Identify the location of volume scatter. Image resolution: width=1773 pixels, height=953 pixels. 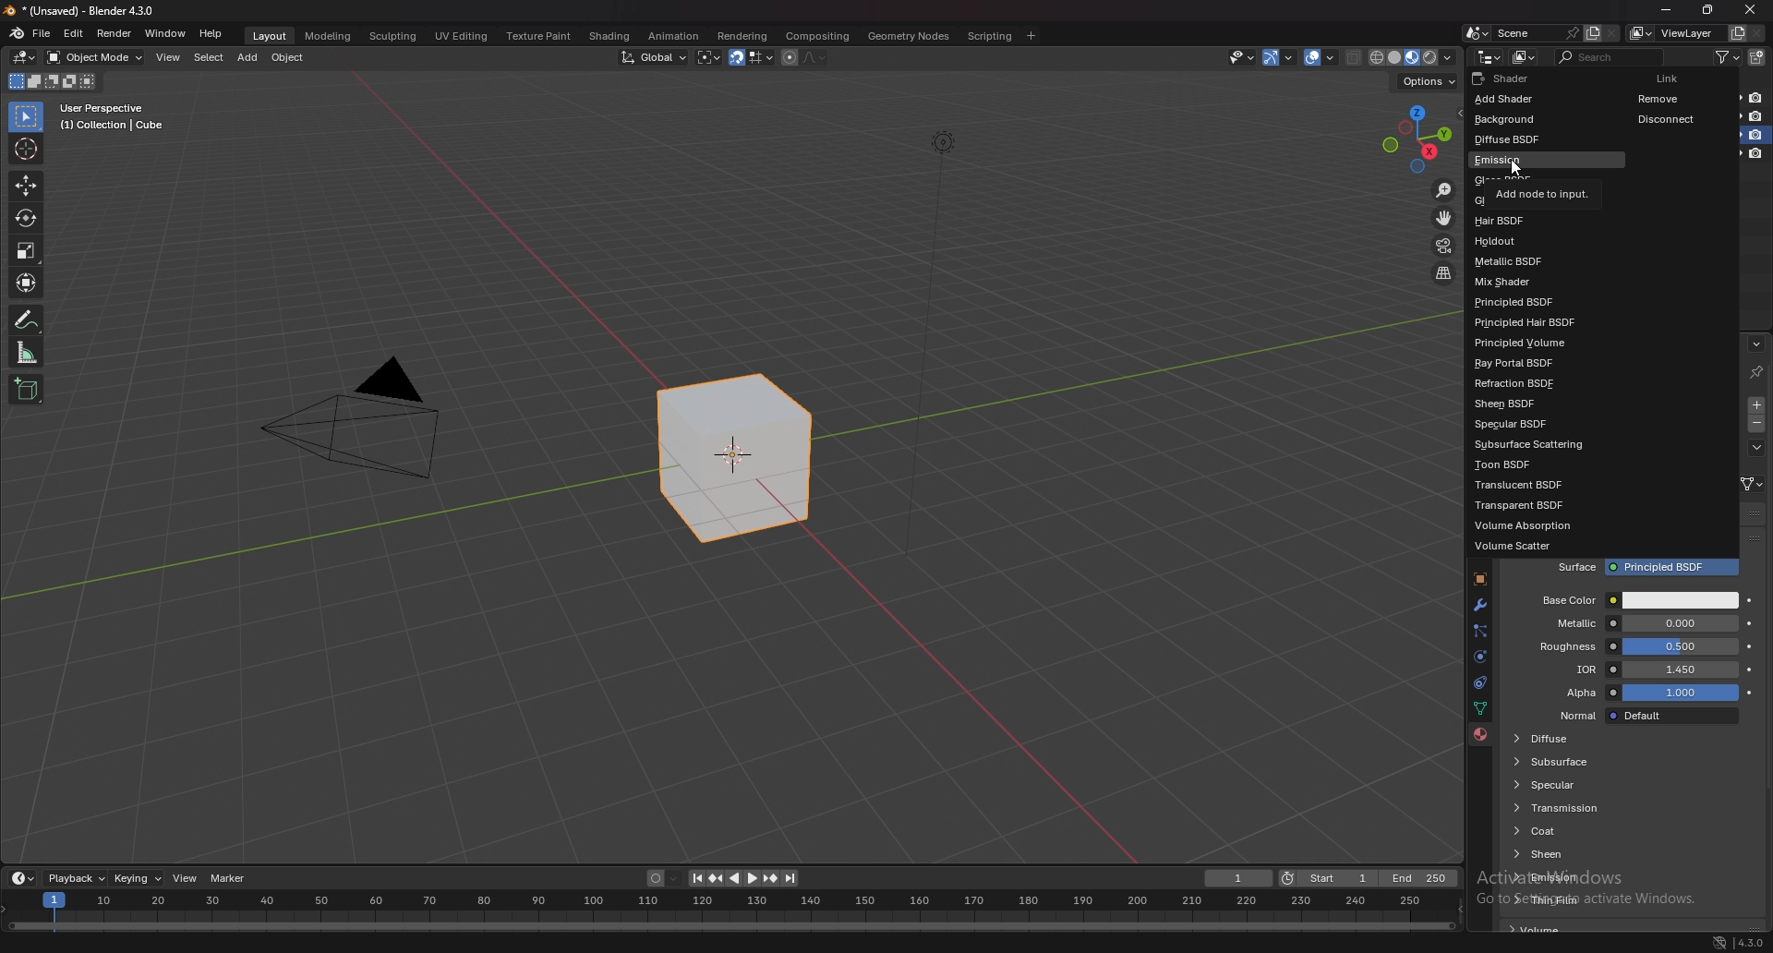
(1528, 547).